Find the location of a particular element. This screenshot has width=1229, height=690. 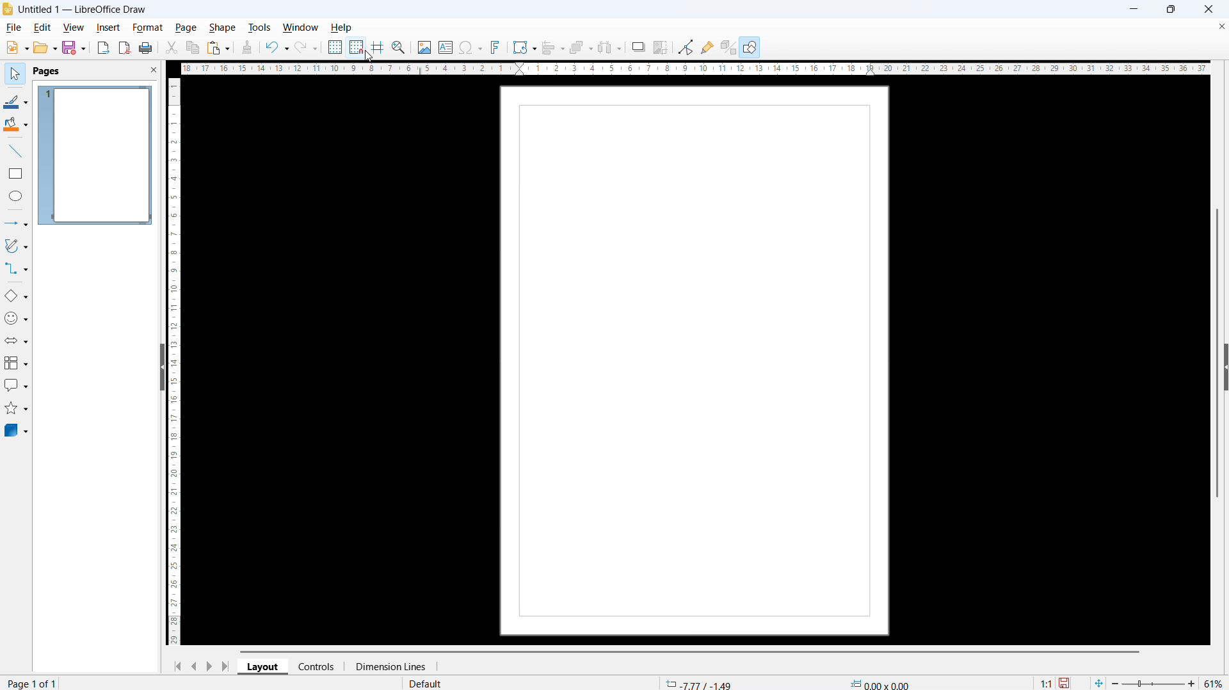

Expand pane is located at coordinates (1226, 367).